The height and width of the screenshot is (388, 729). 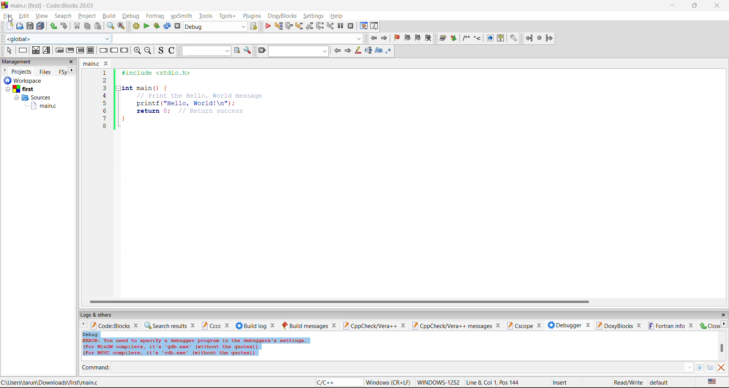 What do you see at coordinates (51, 382) in the screenshot?
I see `file location` at bounding box center [51, 382].